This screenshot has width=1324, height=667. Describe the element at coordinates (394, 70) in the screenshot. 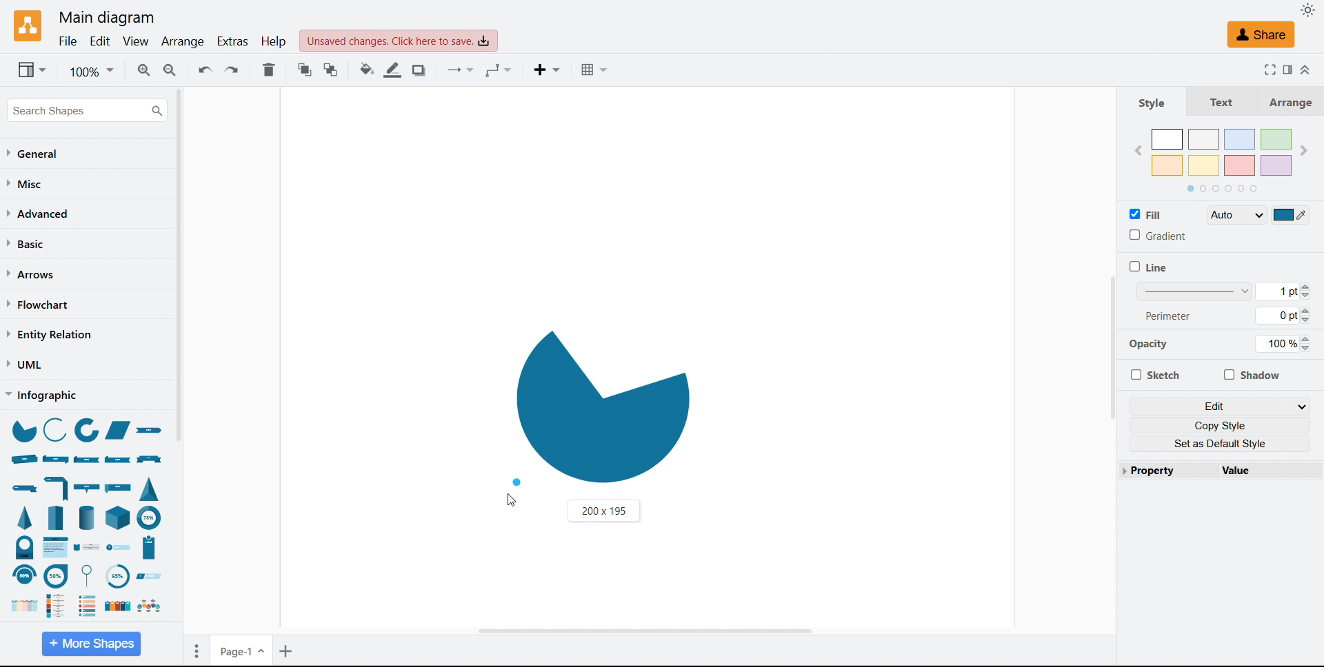

I see `Line colour ` at that location.